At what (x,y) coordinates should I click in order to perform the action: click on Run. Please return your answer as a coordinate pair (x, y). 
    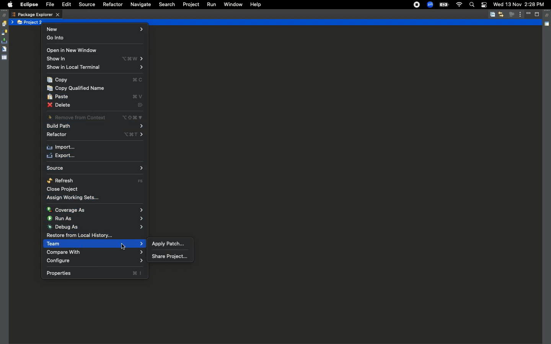
    Looking at the image, I should click on (211, 5).